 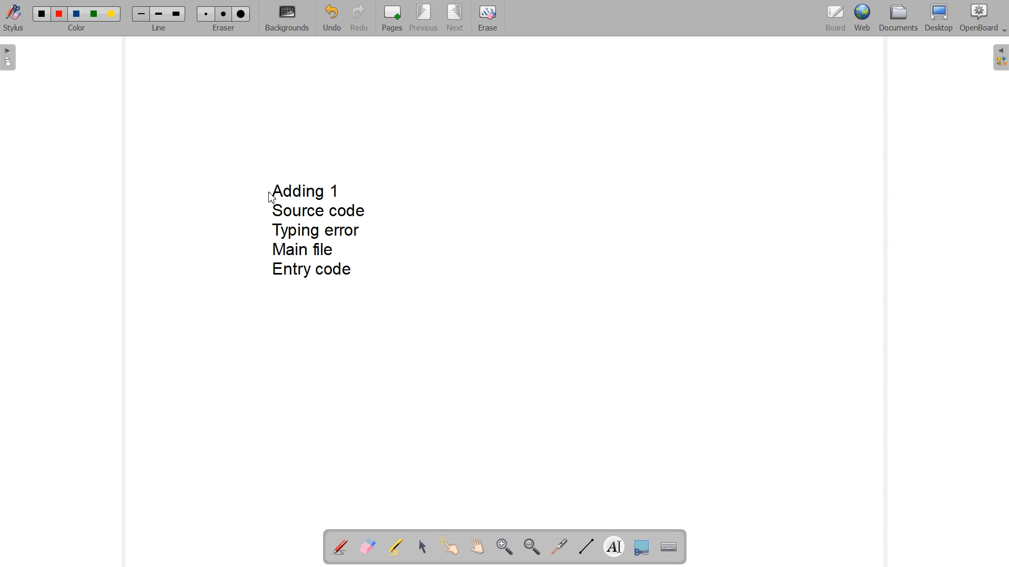 I want to click on Small eraser, so click(x=206, y=14).